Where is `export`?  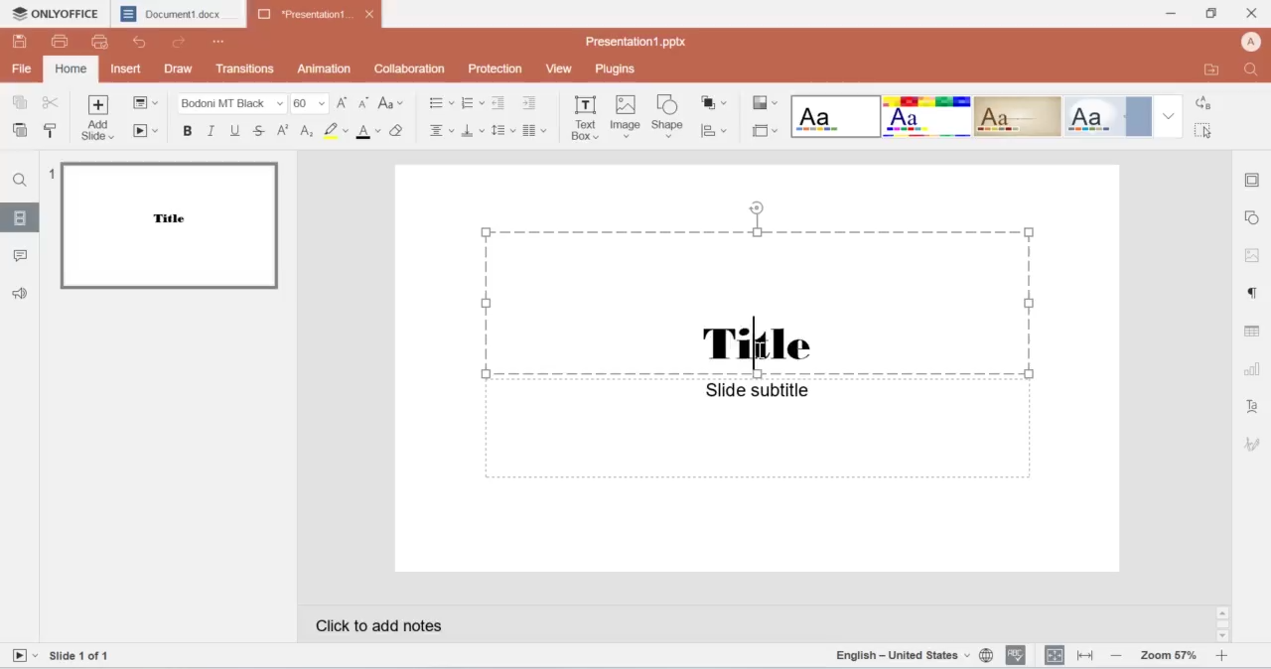 export is located at coordinates (1214, 69).